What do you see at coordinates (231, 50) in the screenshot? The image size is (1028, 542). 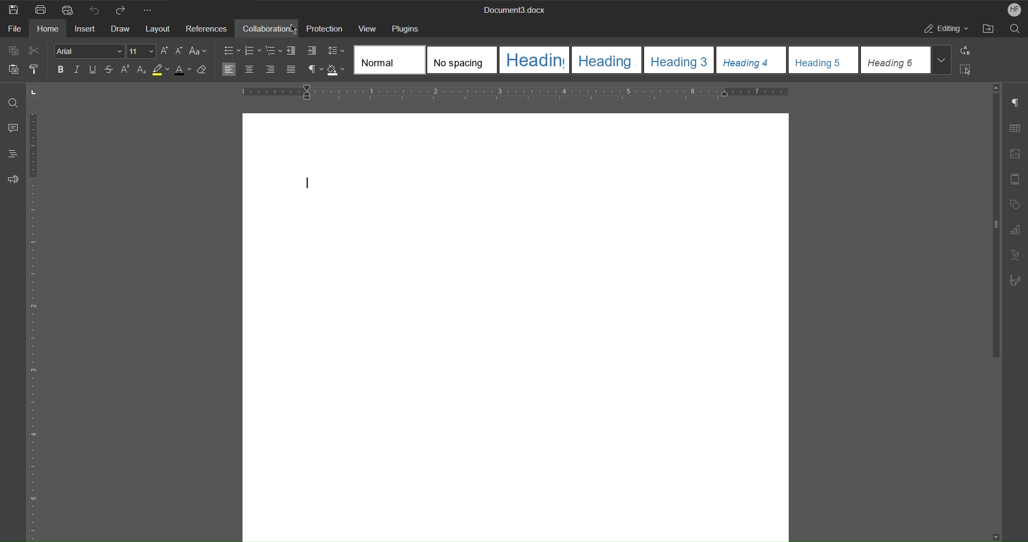 I see `Bullets` at bounding box center [231, 50].